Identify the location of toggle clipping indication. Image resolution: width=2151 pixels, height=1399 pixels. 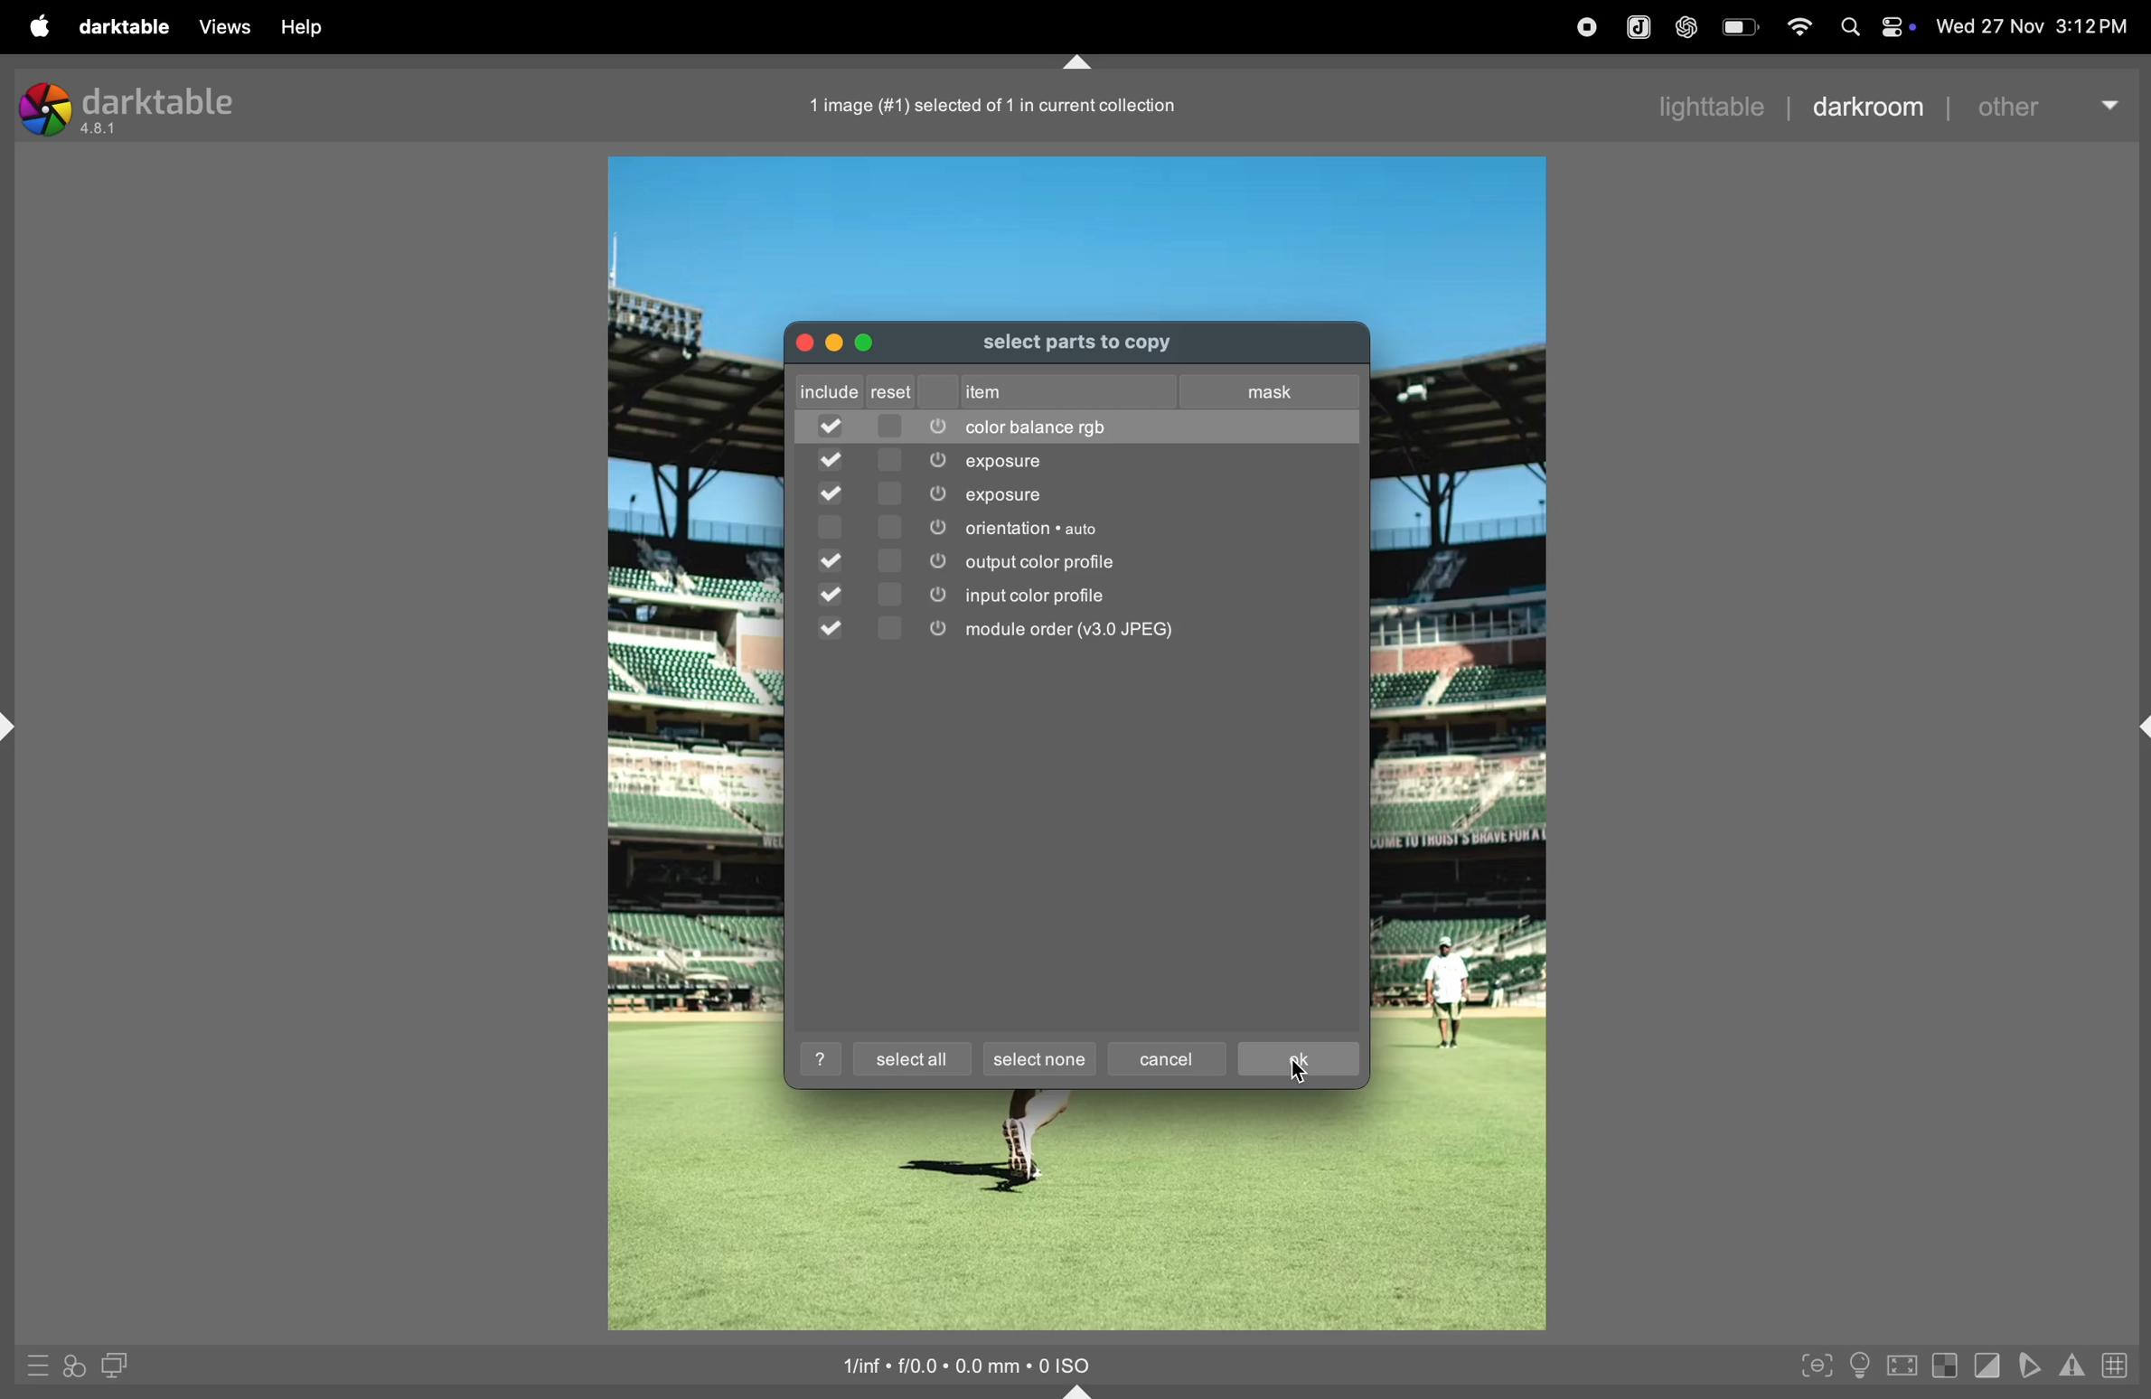
(1985, 1366).